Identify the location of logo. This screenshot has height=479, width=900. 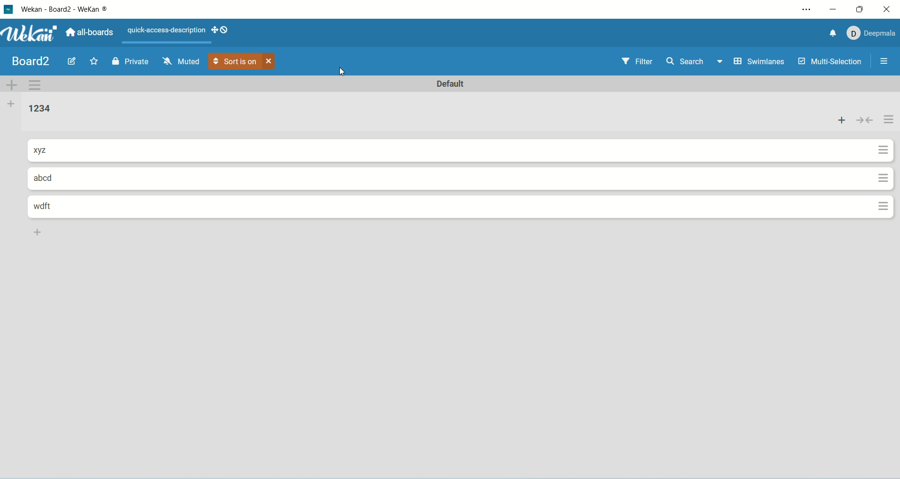
(9, 11).